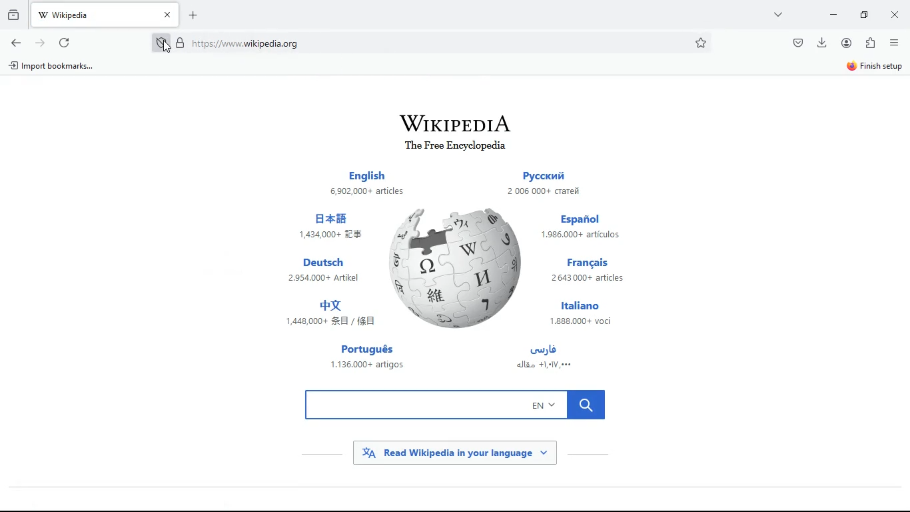 Image resolution: width=910 pixels, height=512 pixels. What do you see at coordinates (821, 44) in the screenshot?
I see `download` at bounding box center [821, 44].